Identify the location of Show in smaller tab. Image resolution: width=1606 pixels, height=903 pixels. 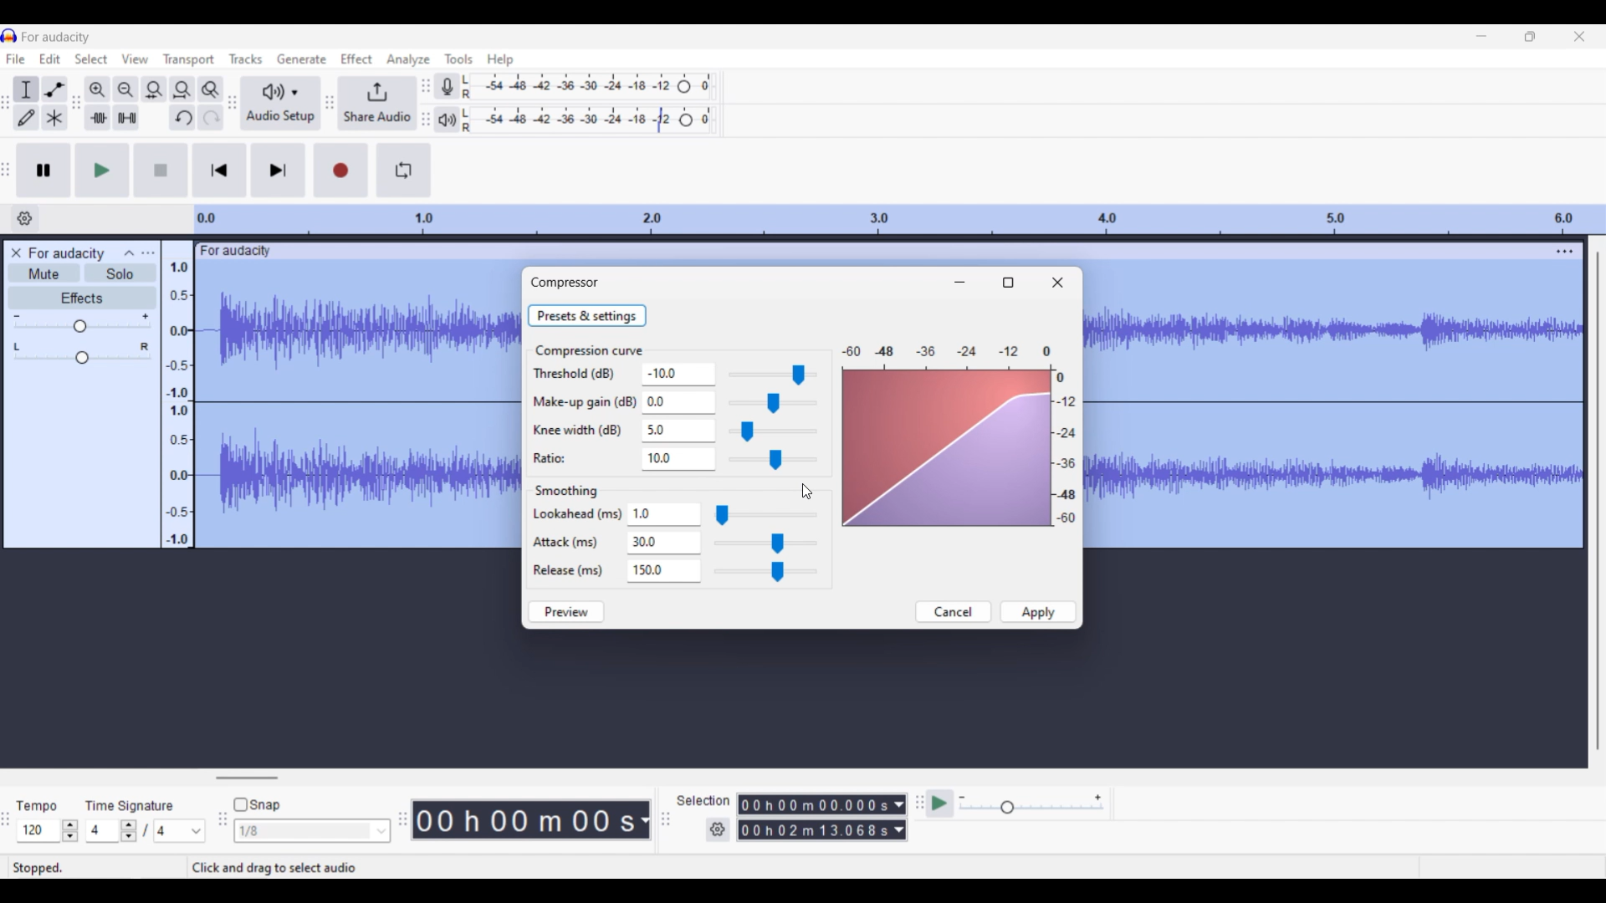
(1531, 37).